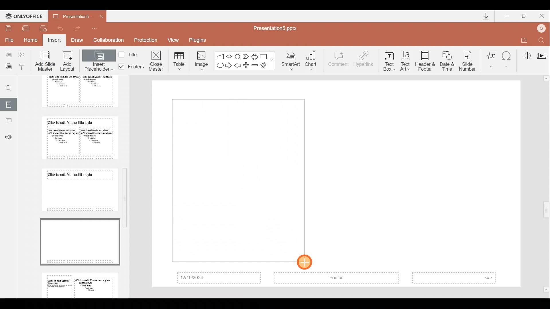  Describe the element at coordinates (339, 62) in the screenshot. I see `Comment` at that location.